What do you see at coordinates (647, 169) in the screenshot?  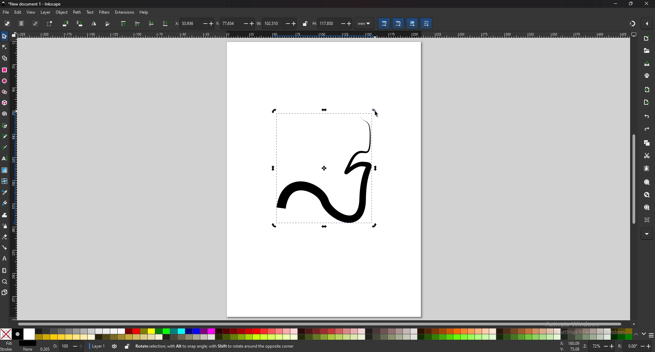 I see `paste` at bounding box center [647, 169].